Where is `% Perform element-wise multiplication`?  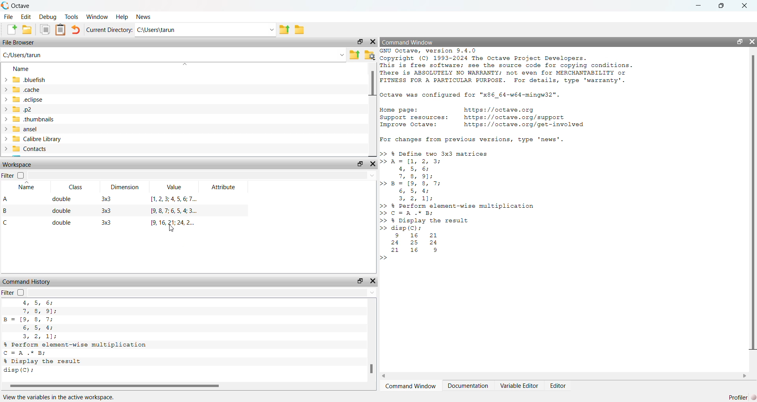 % Perform element-wise multiplication is located at coordinates (76, 345).